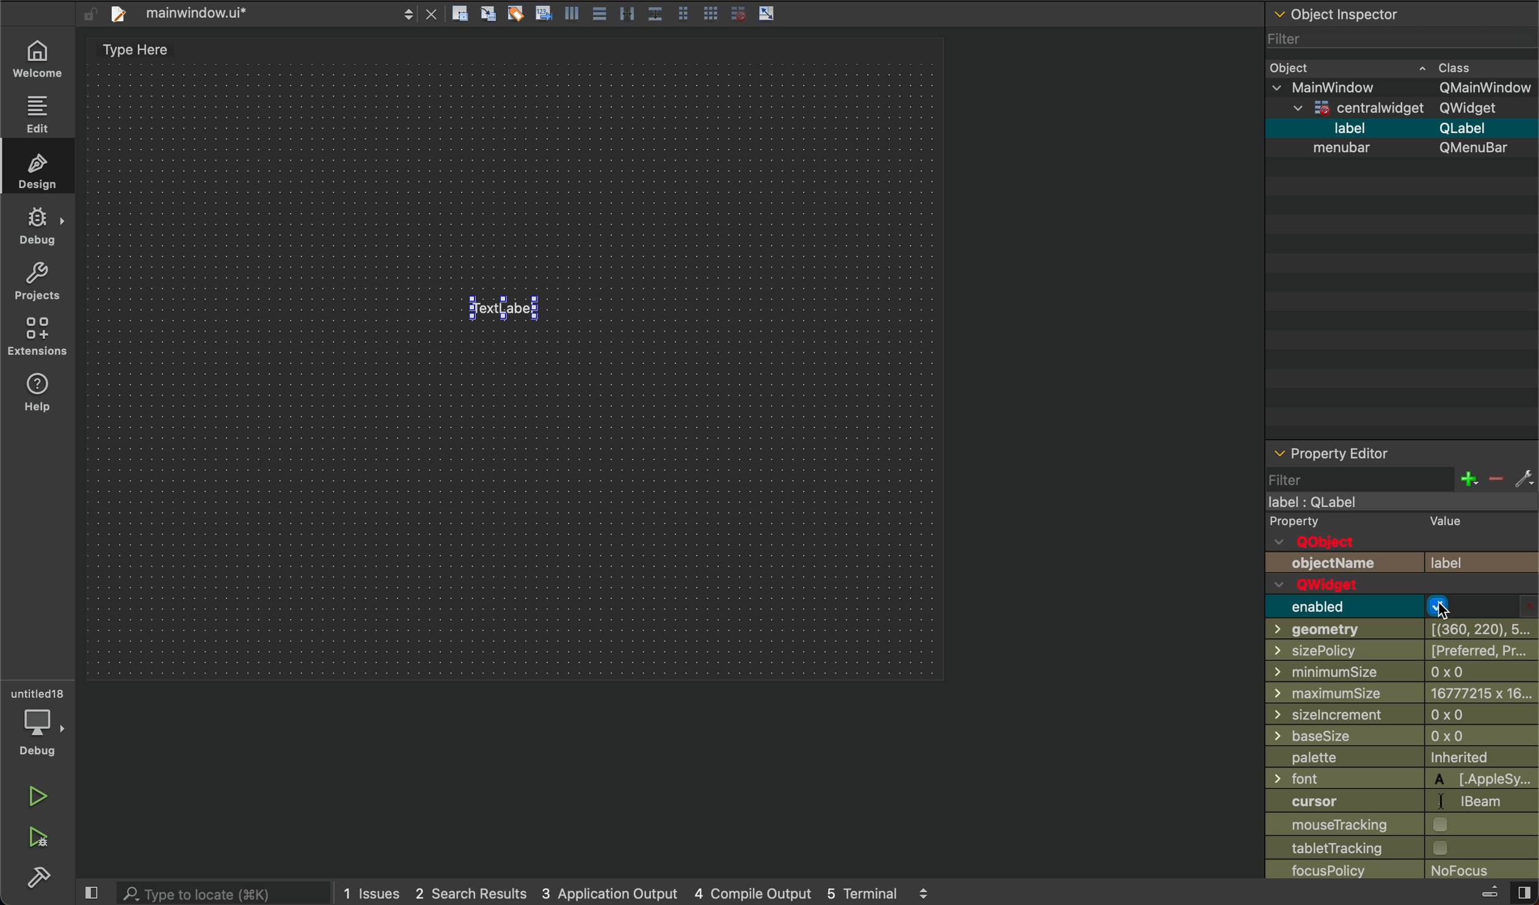 This screenshot has height=905, width=1539. What do you see at coordinates (501, 308) in the screenshot?
I see `text label` at bounding box center [501, 308].